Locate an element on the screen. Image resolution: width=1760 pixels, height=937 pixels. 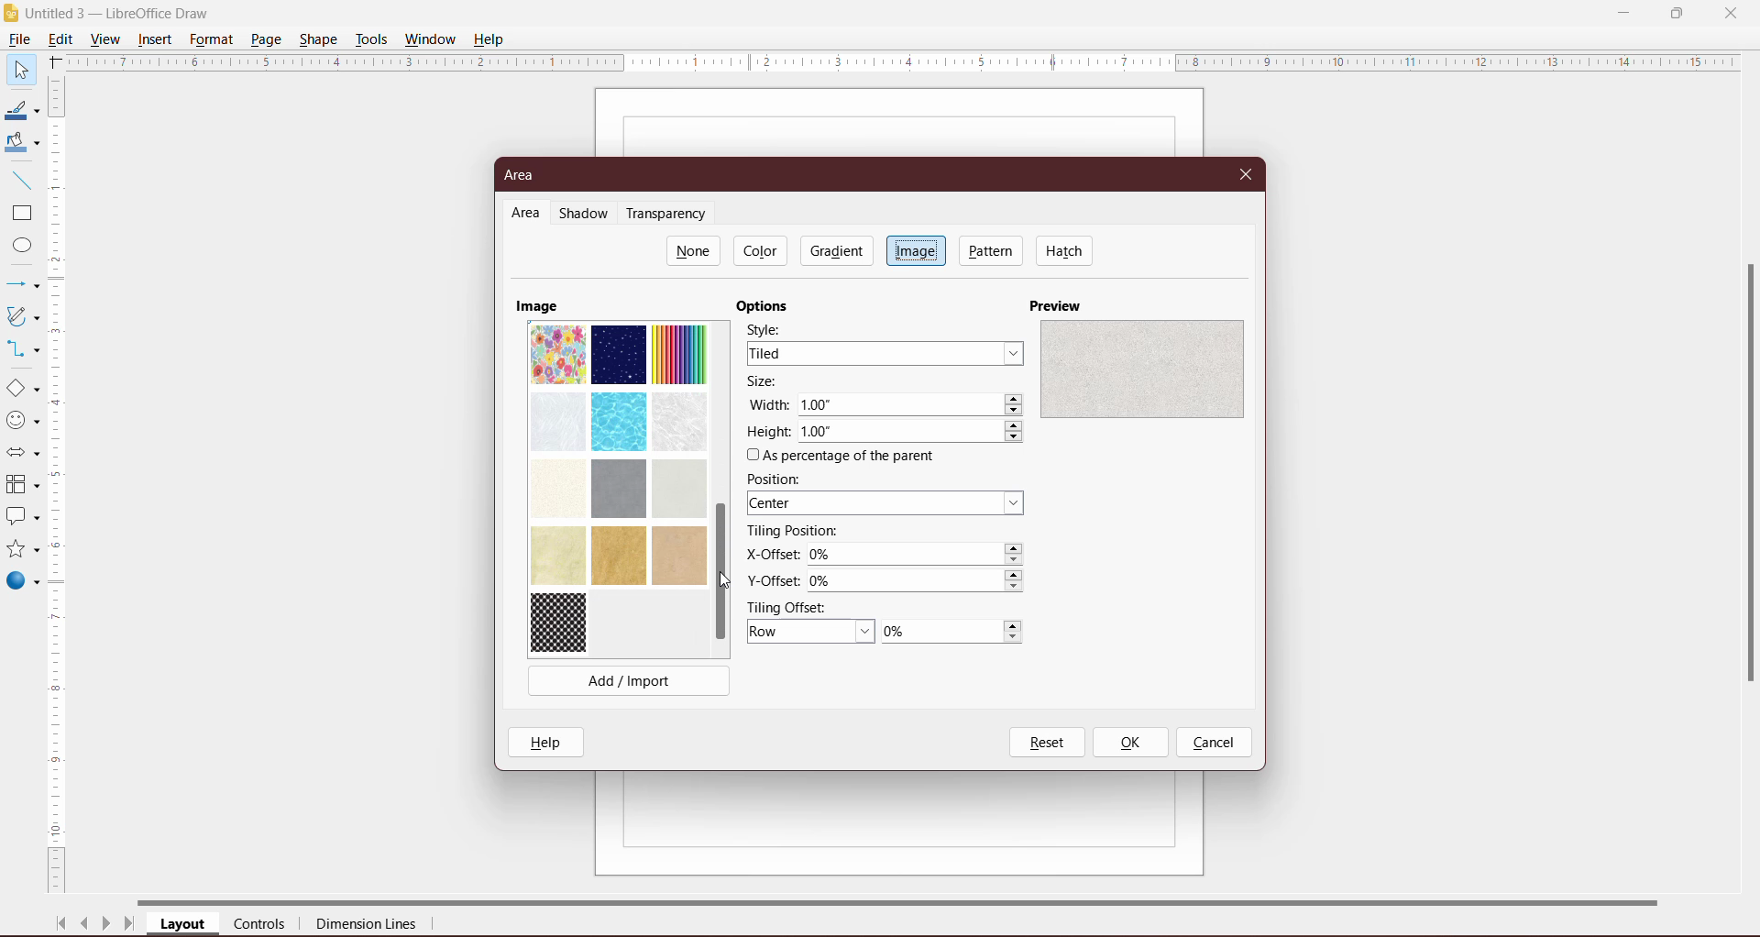
Tools is located at coordinates (371, 39).